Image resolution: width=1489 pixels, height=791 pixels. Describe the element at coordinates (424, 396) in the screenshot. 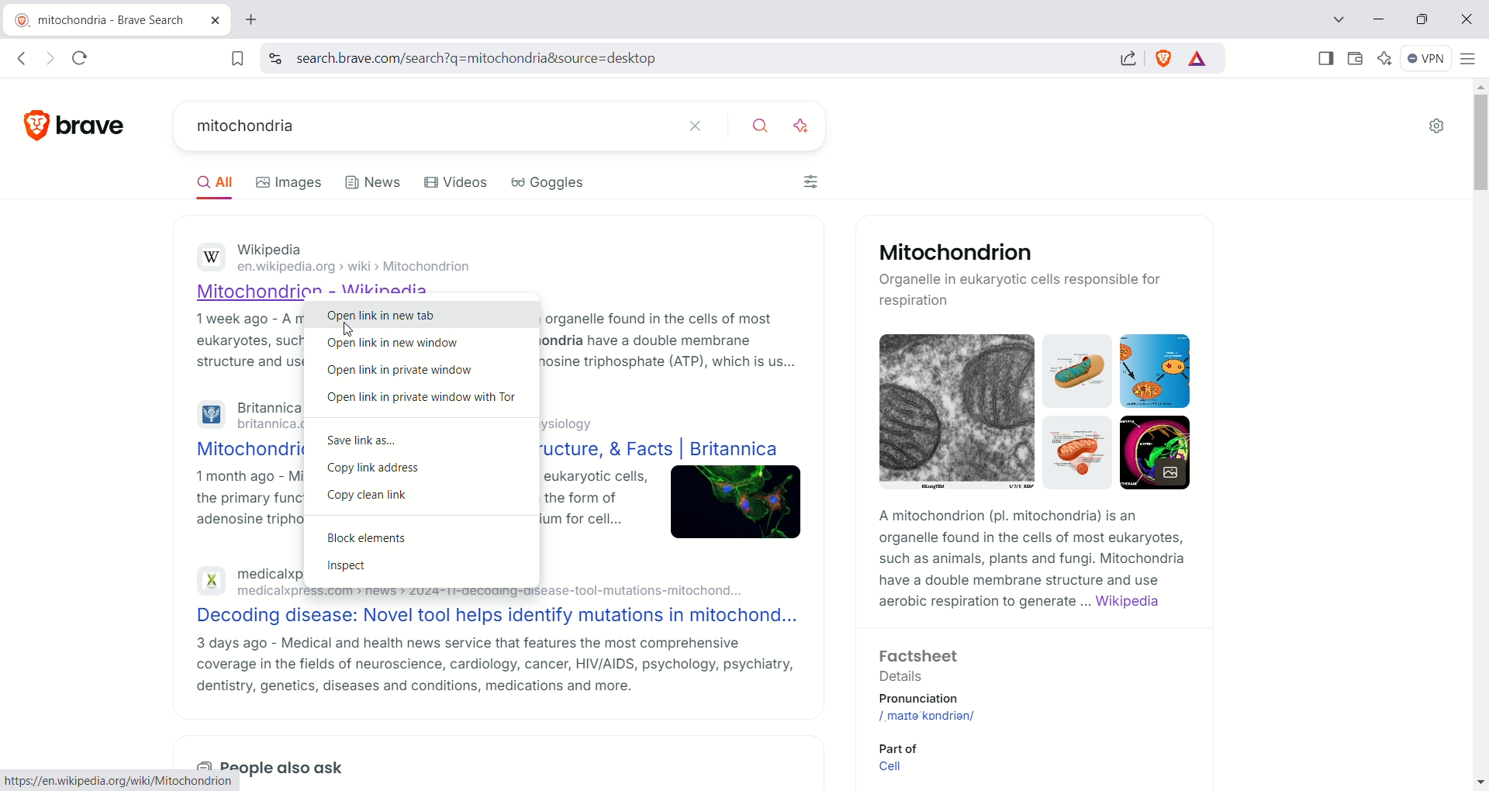

I see `open link in private window with tor` at that location.